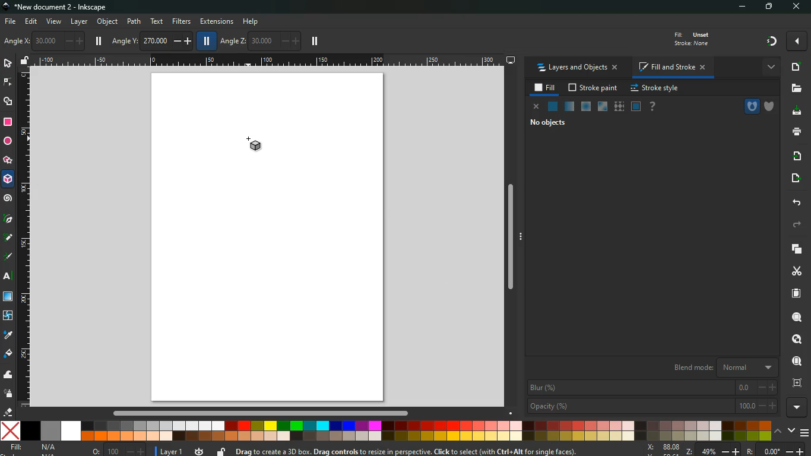  Describe the element at coordinates (8, 181) in the screenshot. I see `3d box tool` at that location.